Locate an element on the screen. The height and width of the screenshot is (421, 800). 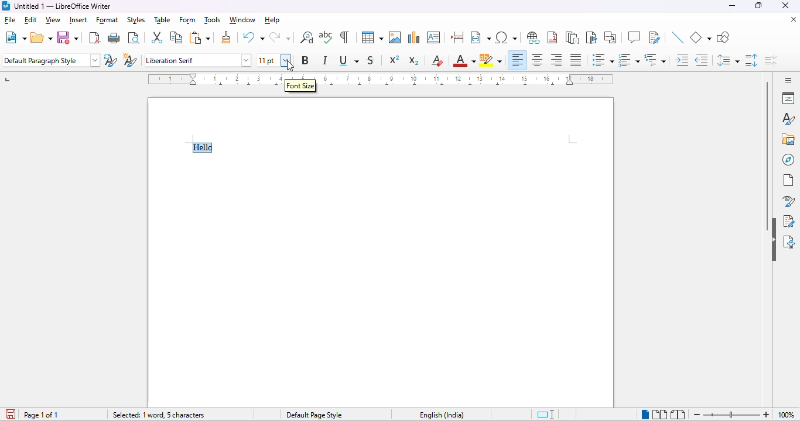
window is located at coordinates (243, 20).